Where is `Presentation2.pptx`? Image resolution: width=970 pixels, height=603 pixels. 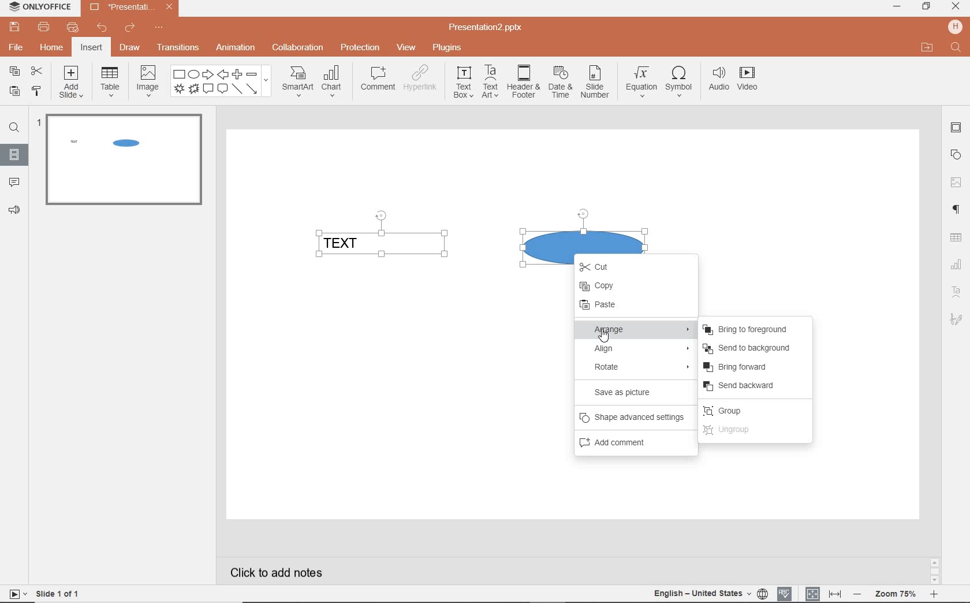
Presentation2.pptx is located at coordinates (130, 9).